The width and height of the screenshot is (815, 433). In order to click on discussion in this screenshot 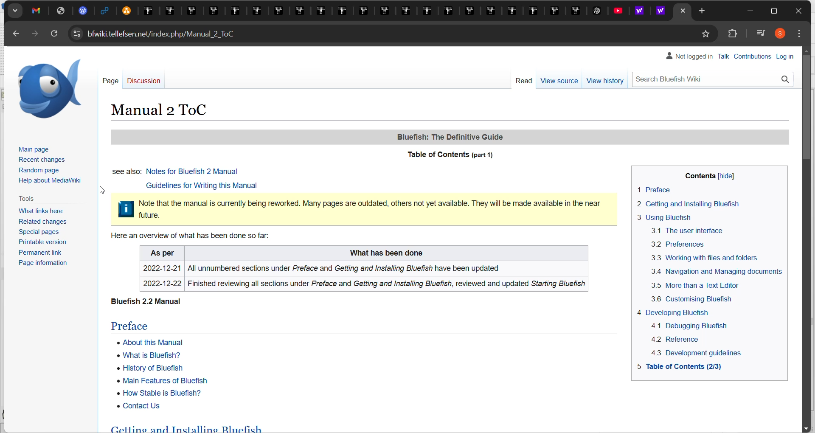, I will do `click(143, 83)`.